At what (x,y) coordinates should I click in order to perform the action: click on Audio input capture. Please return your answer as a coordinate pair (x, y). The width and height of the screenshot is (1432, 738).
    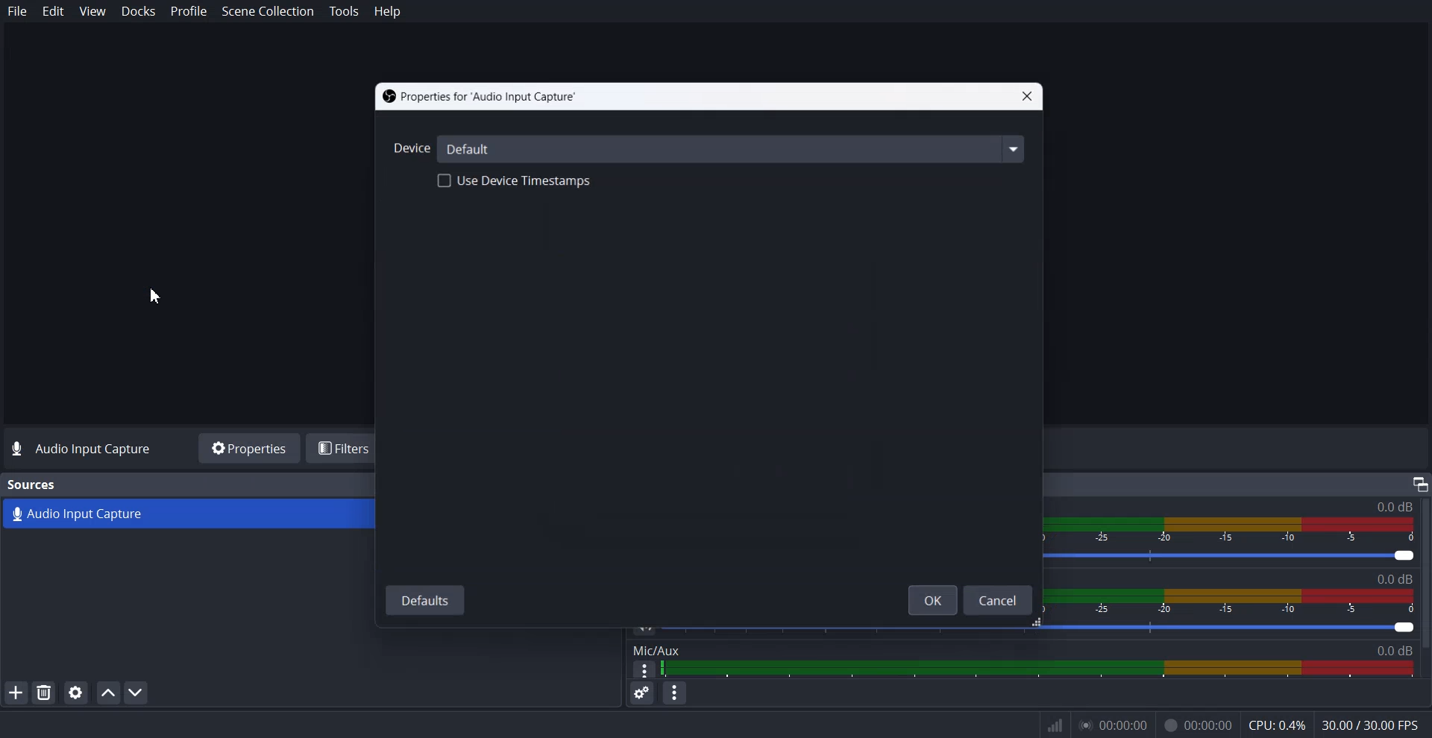
    Looking at the image, I should click on (89, 448).